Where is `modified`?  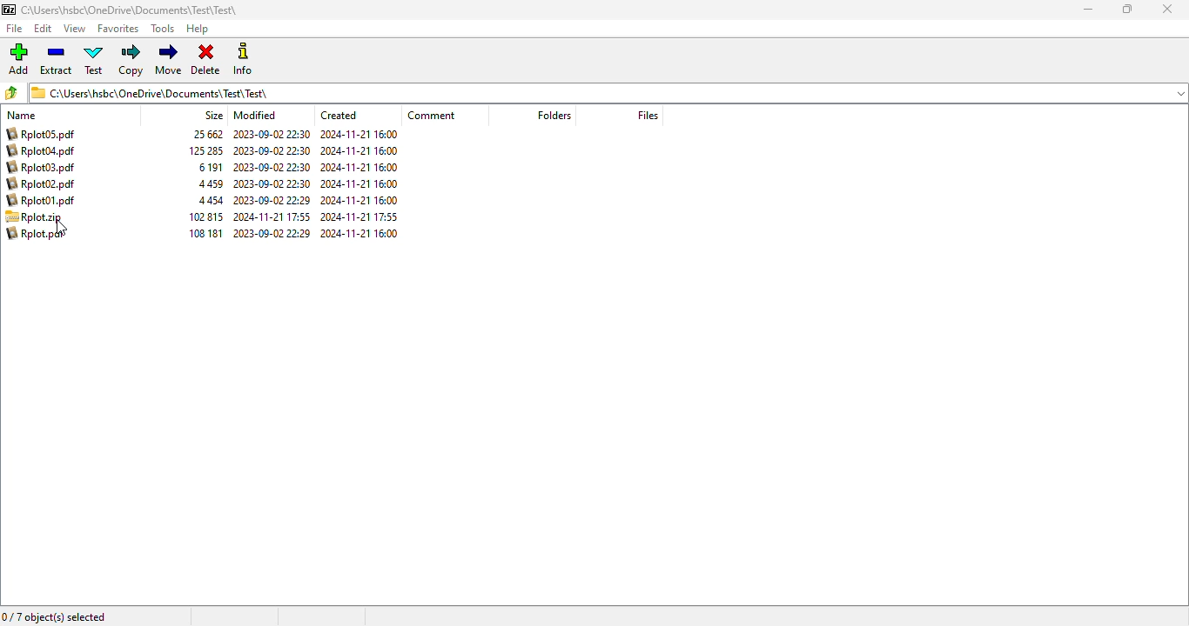
modified is located at coordinates (254, 115).